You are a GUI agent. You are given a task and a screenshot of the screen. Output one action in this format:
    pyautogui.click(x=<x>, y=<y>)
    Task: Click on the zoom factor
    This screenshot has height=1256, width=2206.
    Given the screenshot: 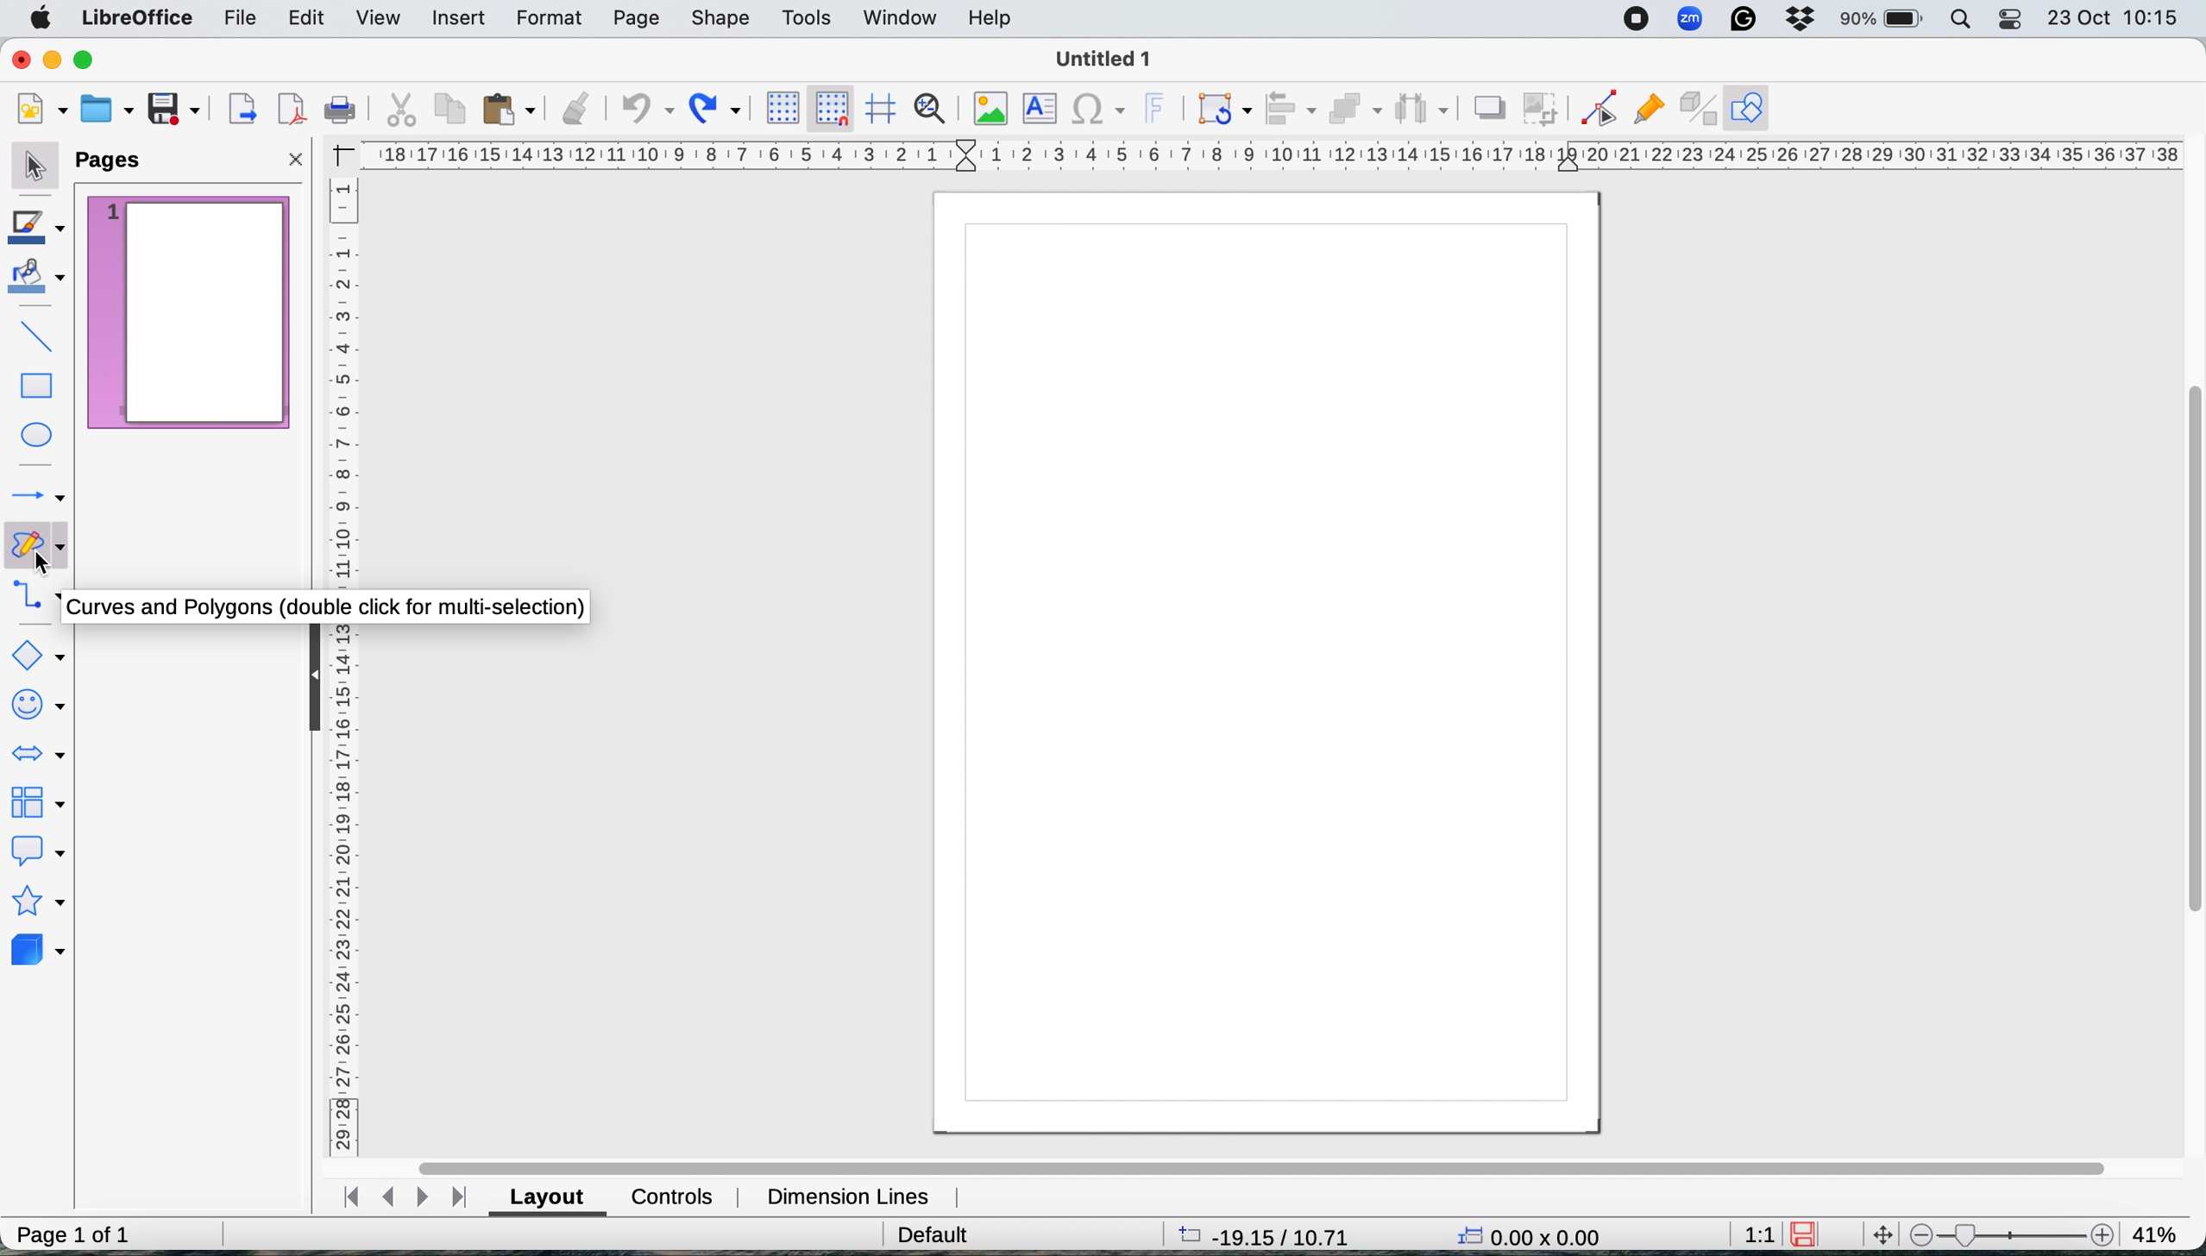 What is the action you would take?
    pyautogui.click(x=2162, y=1231)
    